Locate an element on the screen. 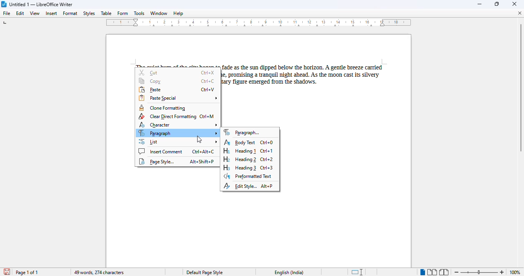  format is located at coordinates (71, 13).